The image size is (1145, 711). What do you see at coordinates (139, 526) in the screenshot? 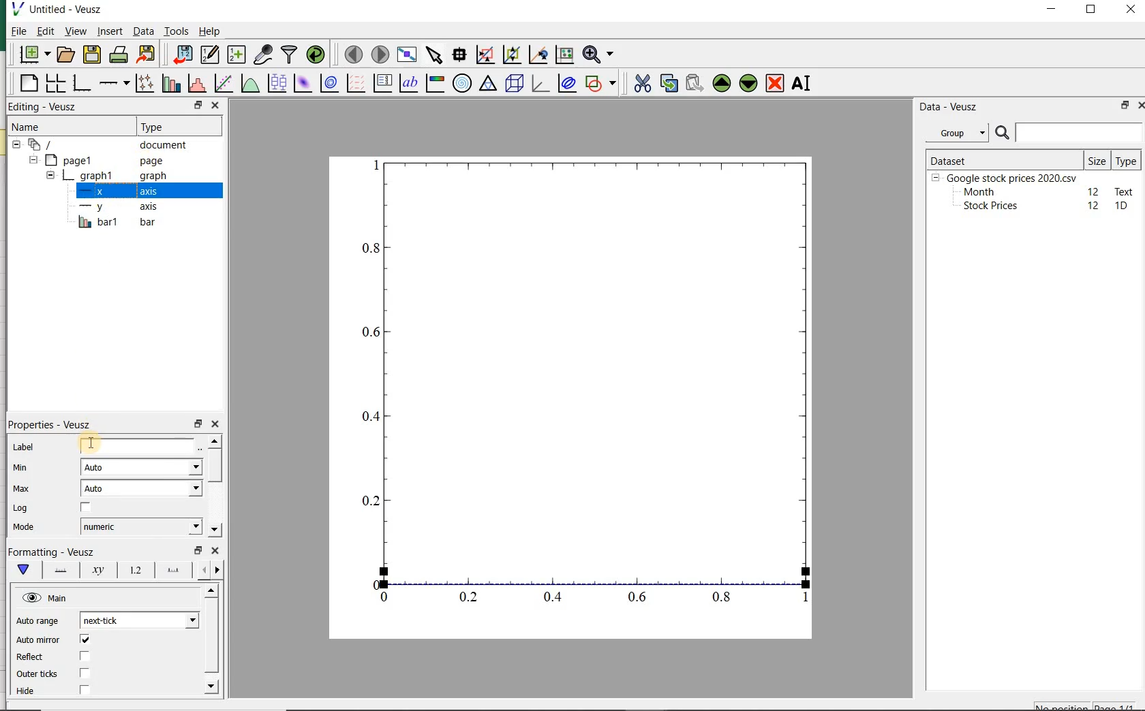
I see `numeric` at bounding box center [139, 526].